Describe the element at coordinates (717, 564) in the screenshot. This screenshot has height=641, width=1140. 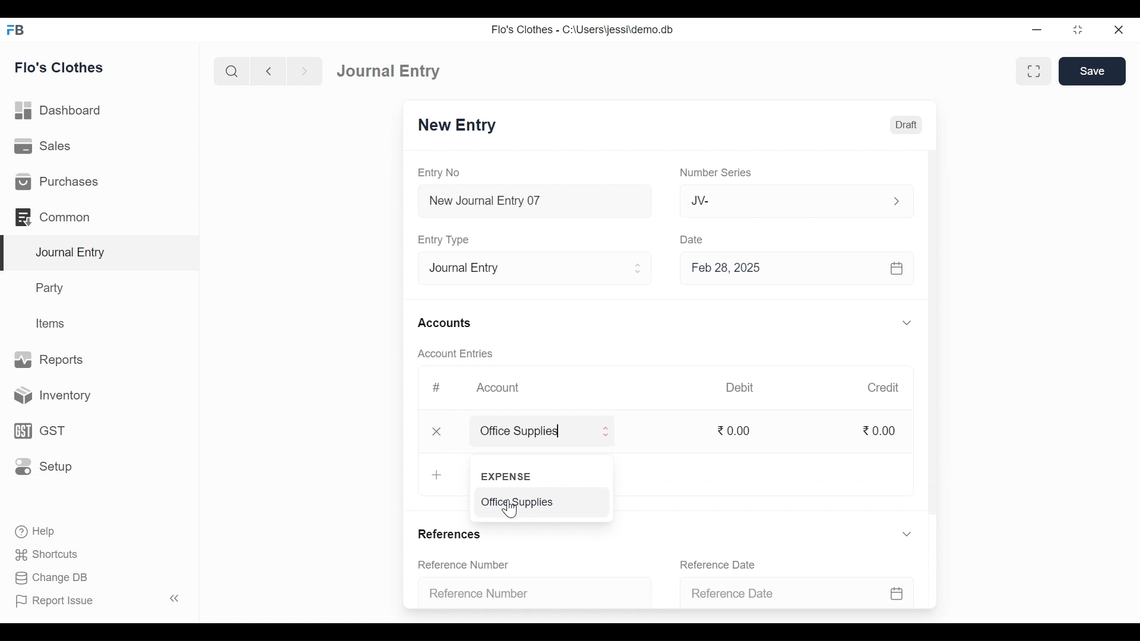
I see `Reference Date` at that location.